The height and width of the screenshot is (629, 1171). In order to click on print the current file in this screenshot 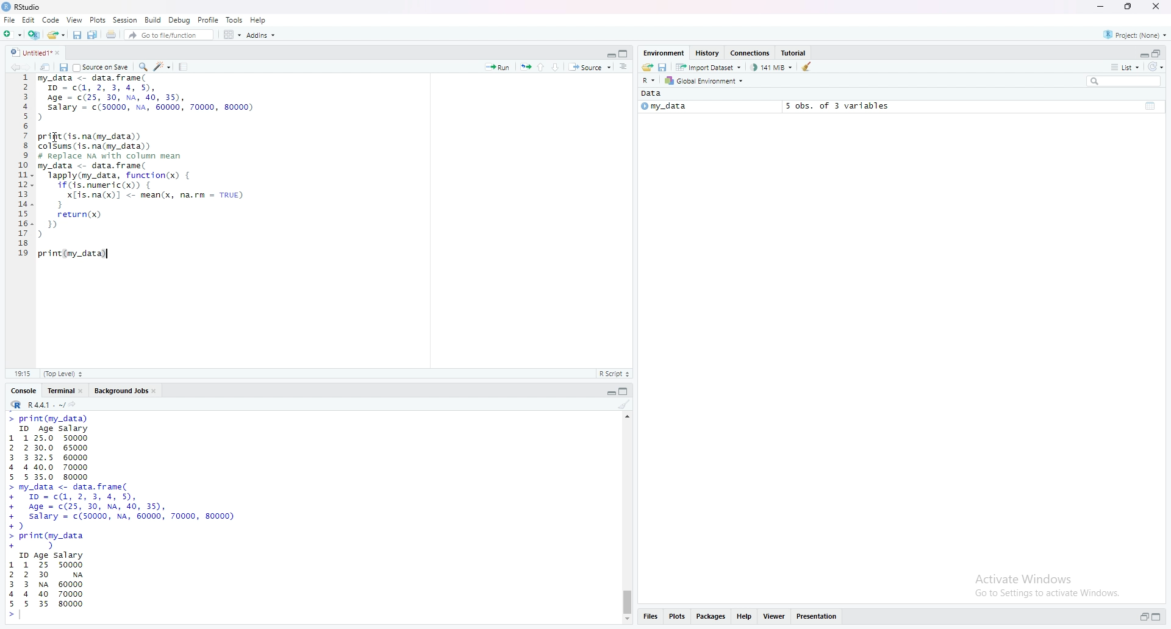, I will do `click(112, 35)`.